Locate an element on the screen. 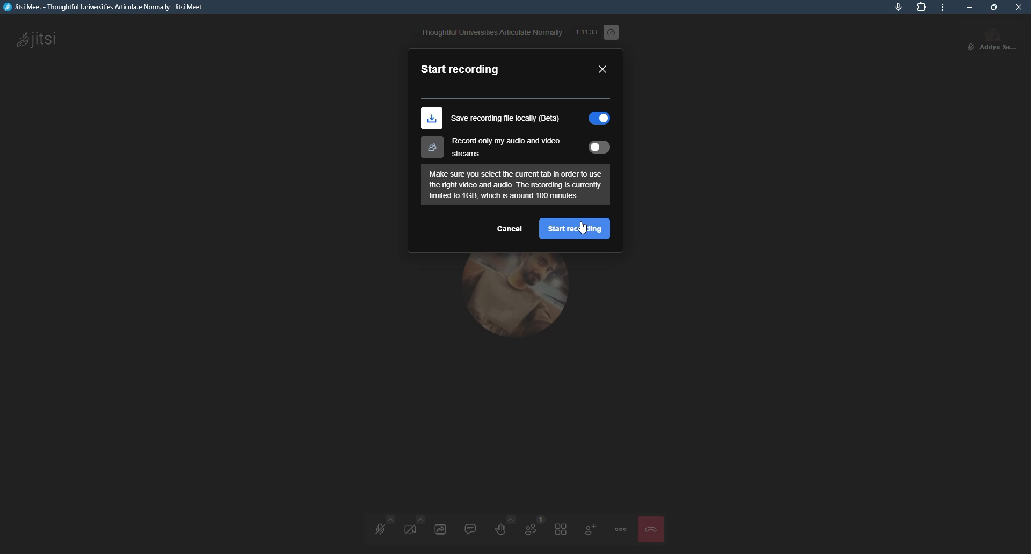 Image resolution: width=1031 pixels, height=554 pixels. start camera is located at coordinates (412, 531).